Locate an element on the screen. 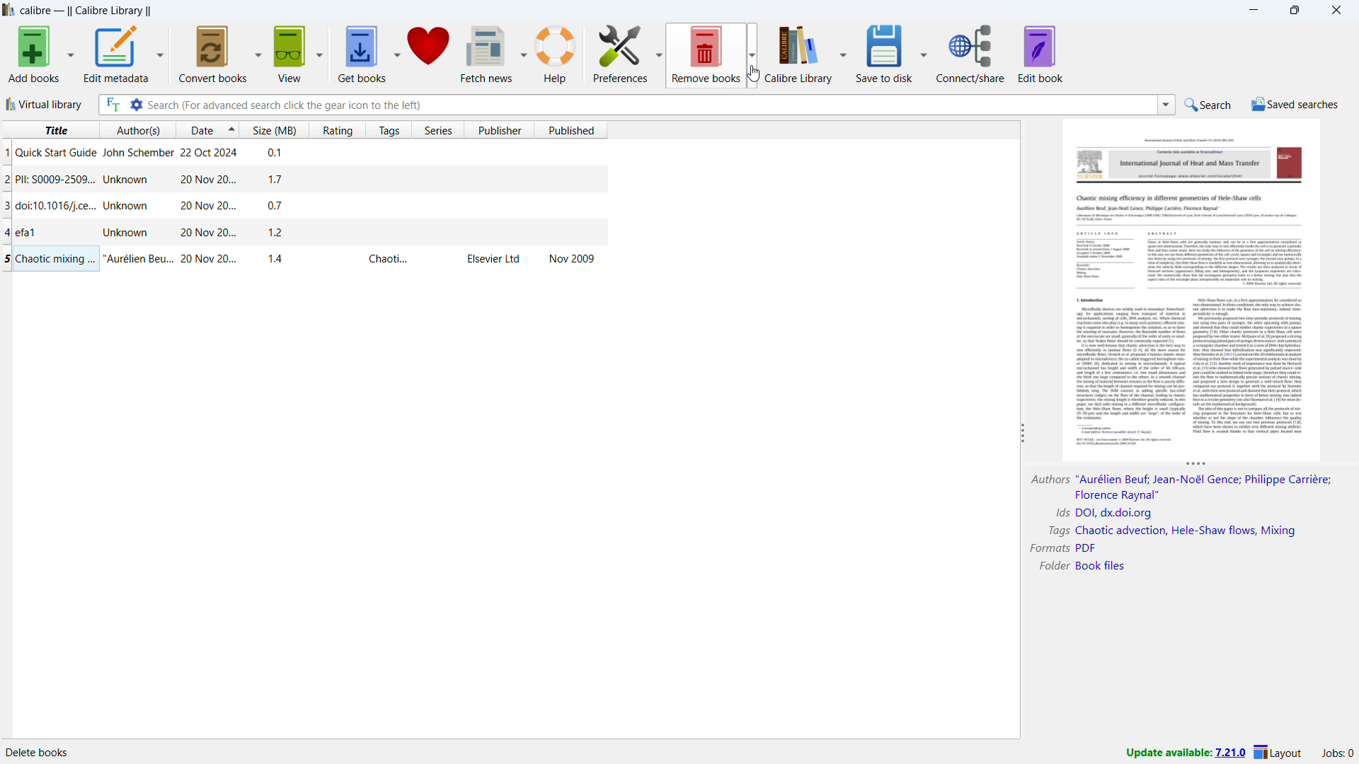 The height and width of the screenshot is (764, 1359). cursor is located at coordinates (753, 74).